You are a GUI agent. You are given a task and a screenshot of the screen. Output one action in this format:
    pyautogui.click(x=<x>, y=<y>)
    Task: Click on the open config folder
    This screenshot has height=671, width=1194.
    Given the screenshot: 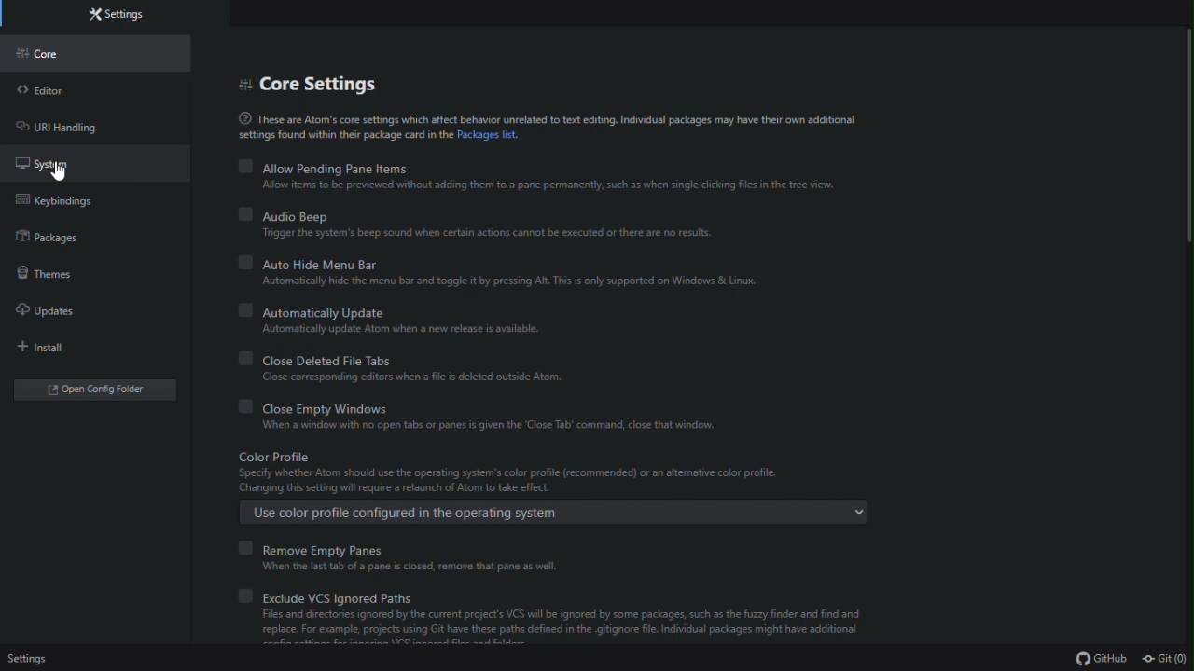 What is the action you would take?
    pyautogui.click(x=92, y=387)
    